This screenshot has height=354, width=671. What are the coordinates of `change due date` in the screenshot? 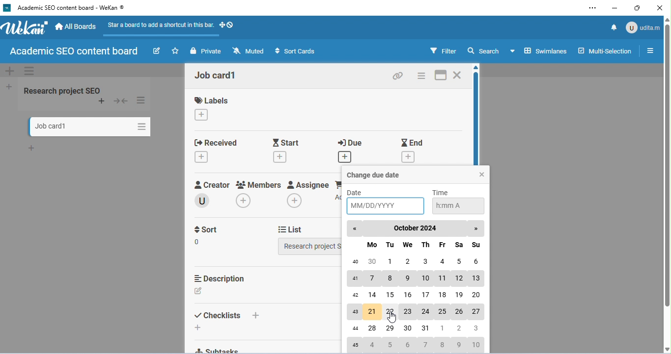 It's located at (374, 175).